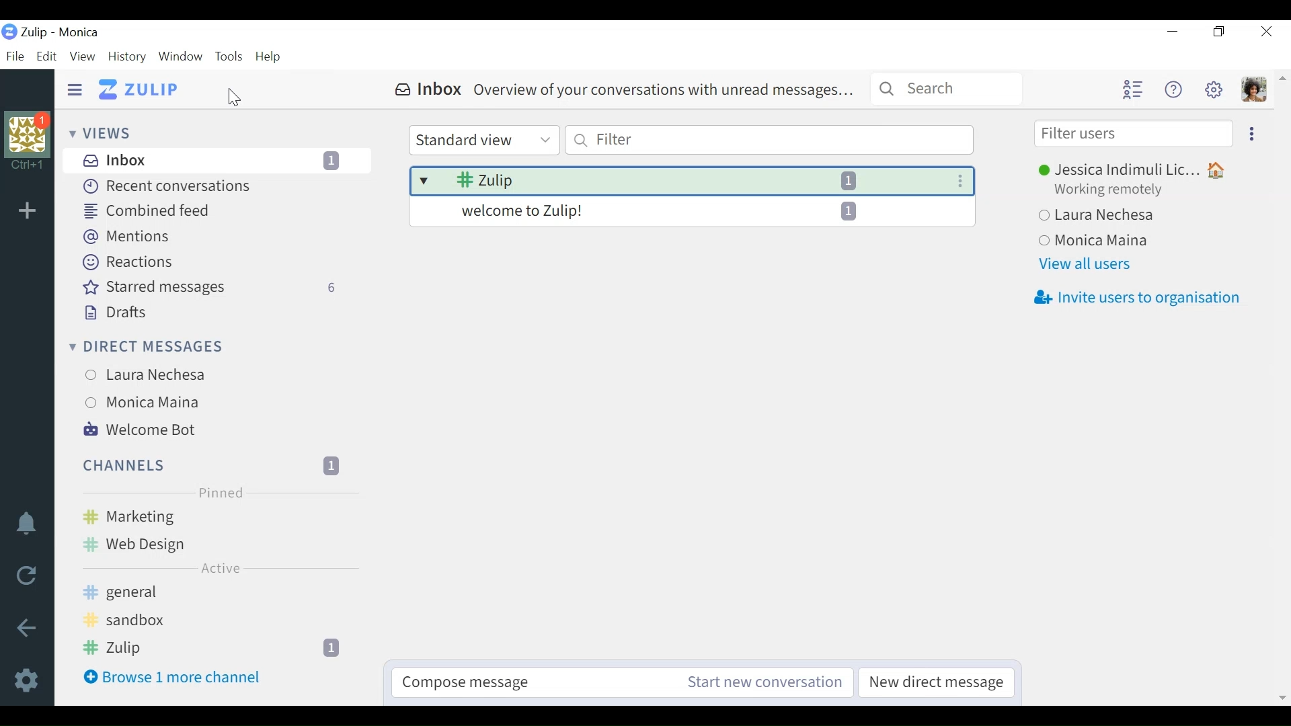 The image size is (1291, 726). What do you see at coordinates (693, 196) in the screenshot?
I see `Overview of your conversations with unread messages` at bounding box center [693, 196].